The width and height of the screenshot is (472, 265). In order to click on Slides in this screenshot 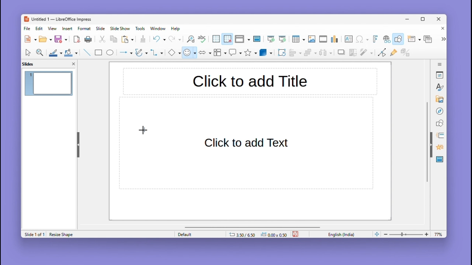, I will do `click(32, 64)`.